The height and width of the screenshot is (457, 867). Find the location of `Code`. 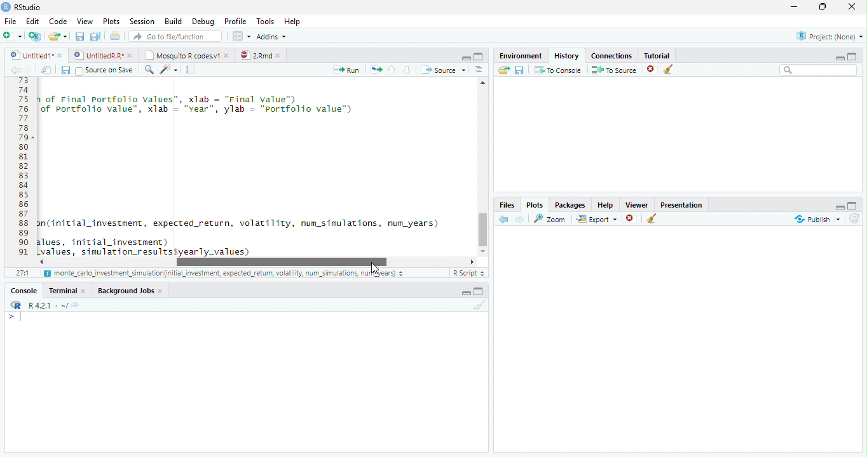

Code is located at coordinates (57, 21).